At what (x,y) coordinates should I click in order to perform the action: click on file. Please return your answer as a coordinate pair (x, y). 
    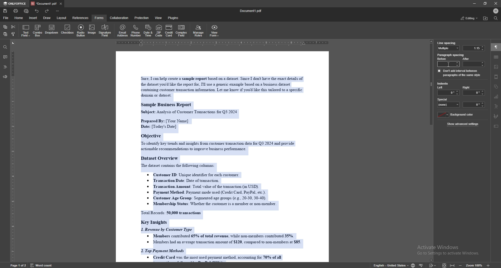
    Looking at the image, I should click on (6, 18).